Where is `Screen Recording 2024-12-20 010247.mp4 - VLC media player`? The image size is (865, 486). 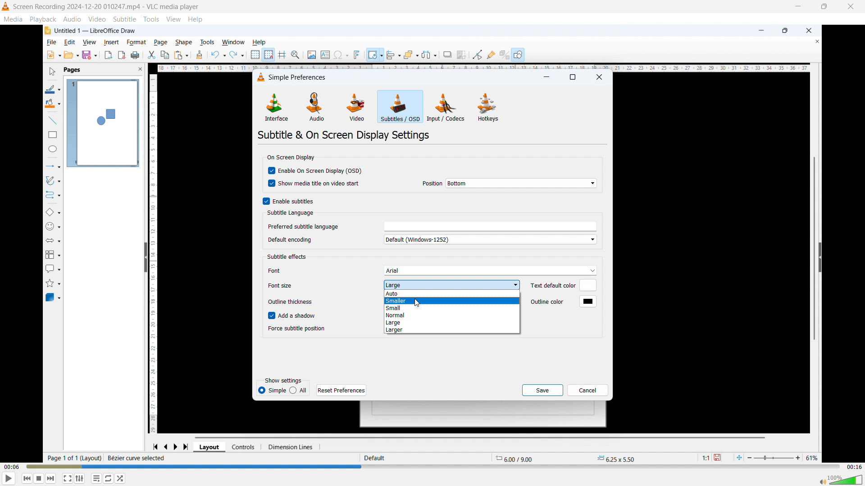 Screen Recording 2024-12-20 010247.mp4 - VLC media player is located at coordinates (107, 7).